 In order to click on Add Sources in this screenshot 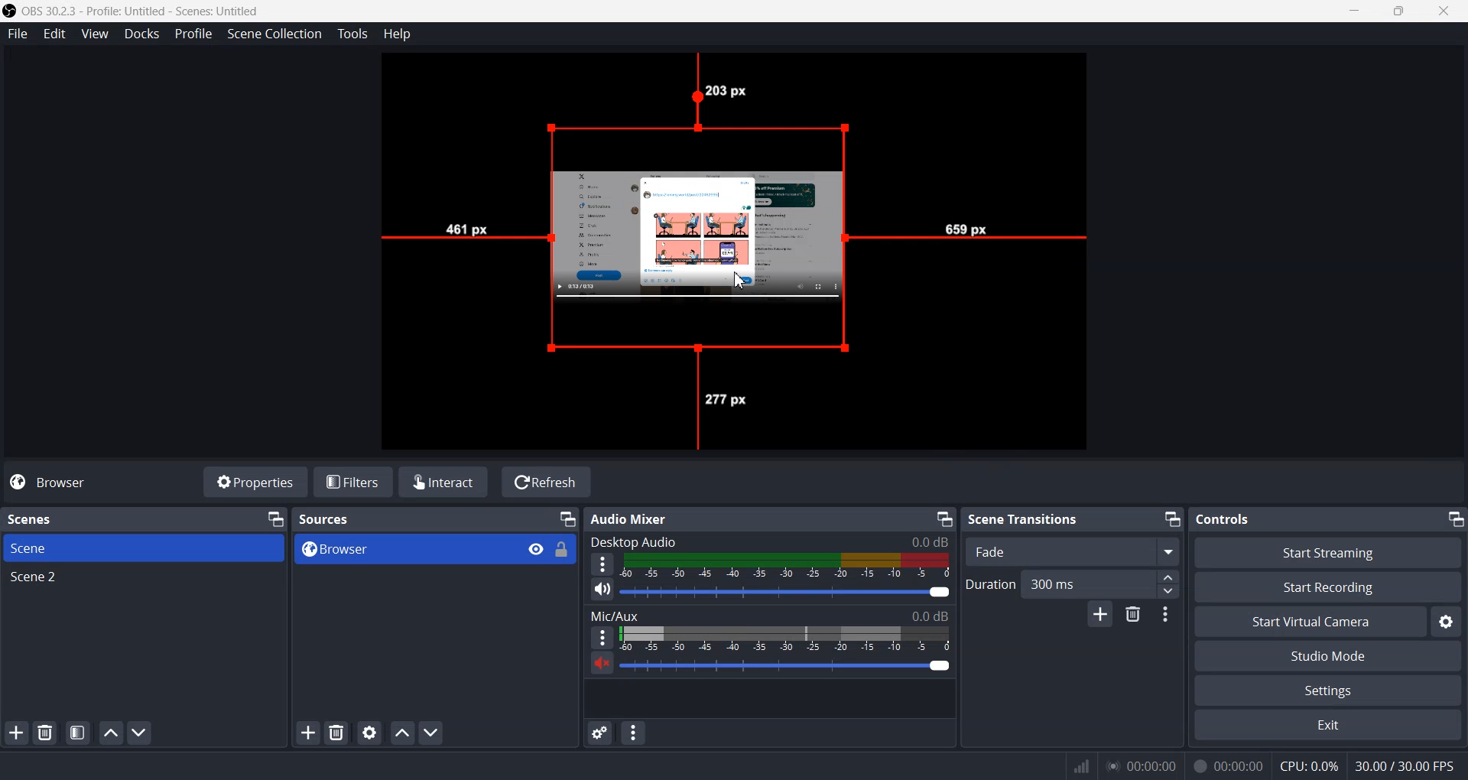, I will do `click(307, 733)`.